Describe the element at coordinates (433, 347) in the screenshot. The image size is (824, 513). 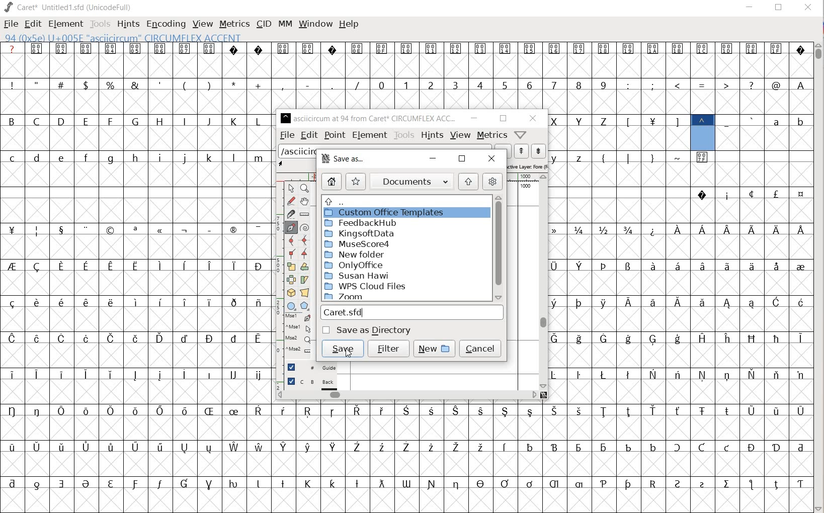
I see `New` at that location.